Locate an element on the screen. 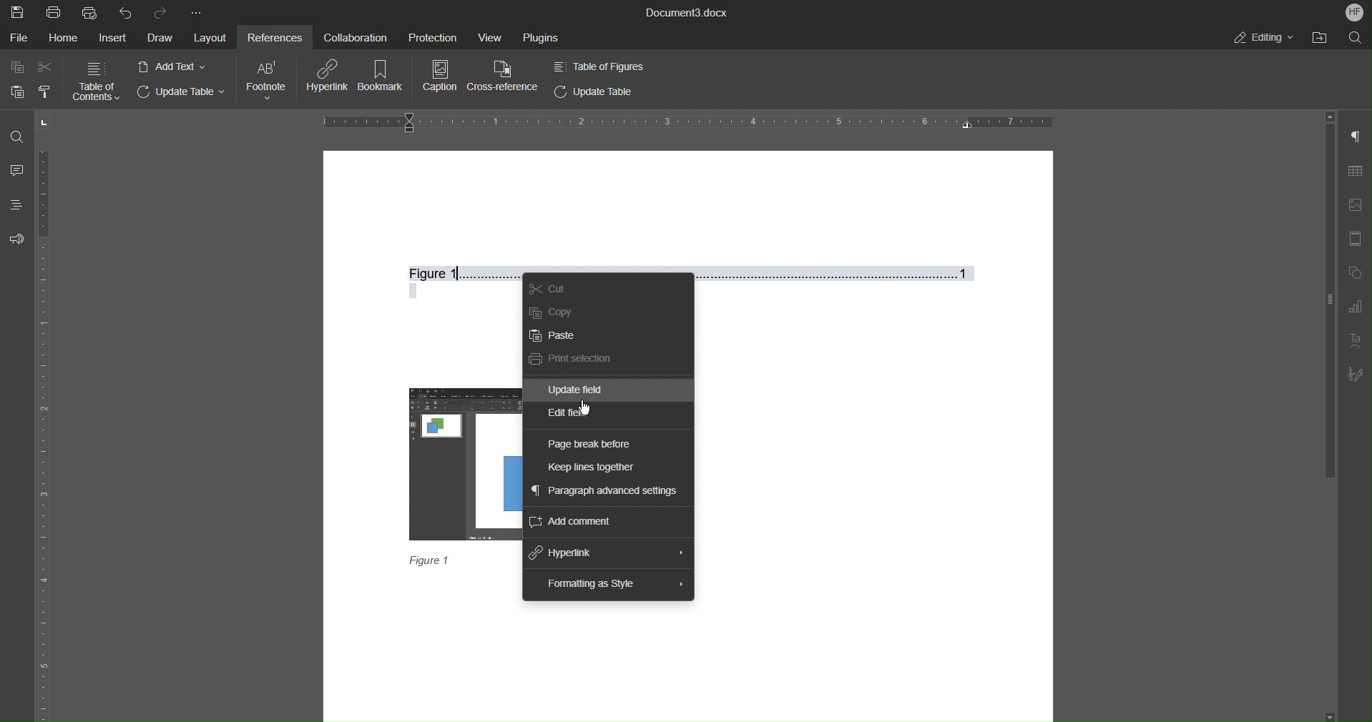 The image size is (1372, 722). Add Text is located at coordinates (173, 66).